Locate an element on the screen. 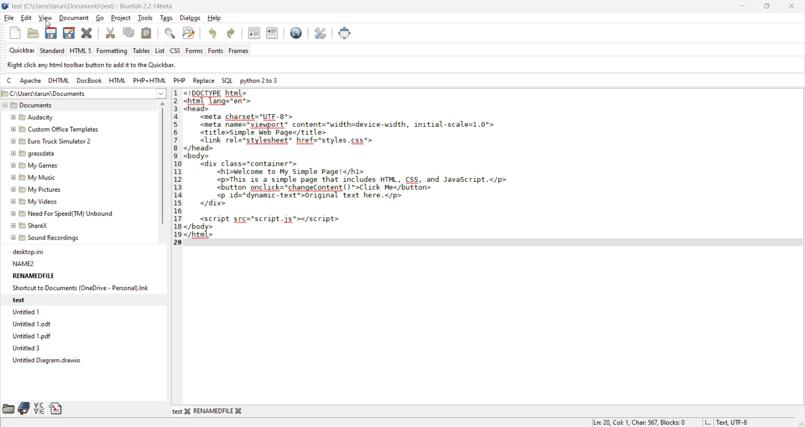 This screenshot has height=427, width=805. Untitled Diagram.drawio is located at coordinates (46, 360).